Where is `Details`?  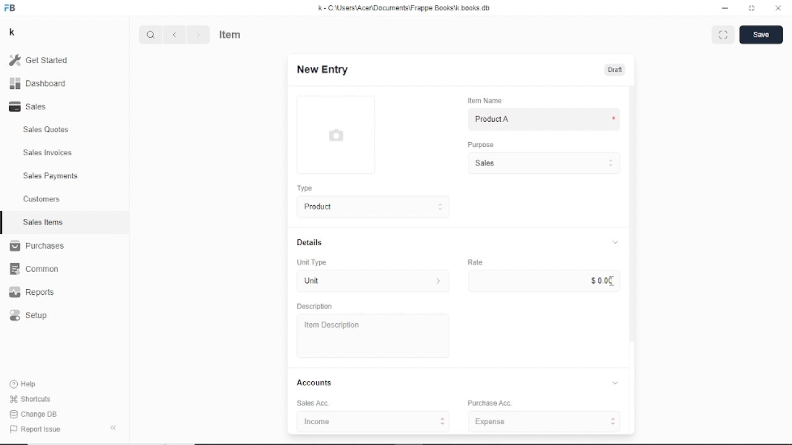 Details is located at coordinates (457, 242).